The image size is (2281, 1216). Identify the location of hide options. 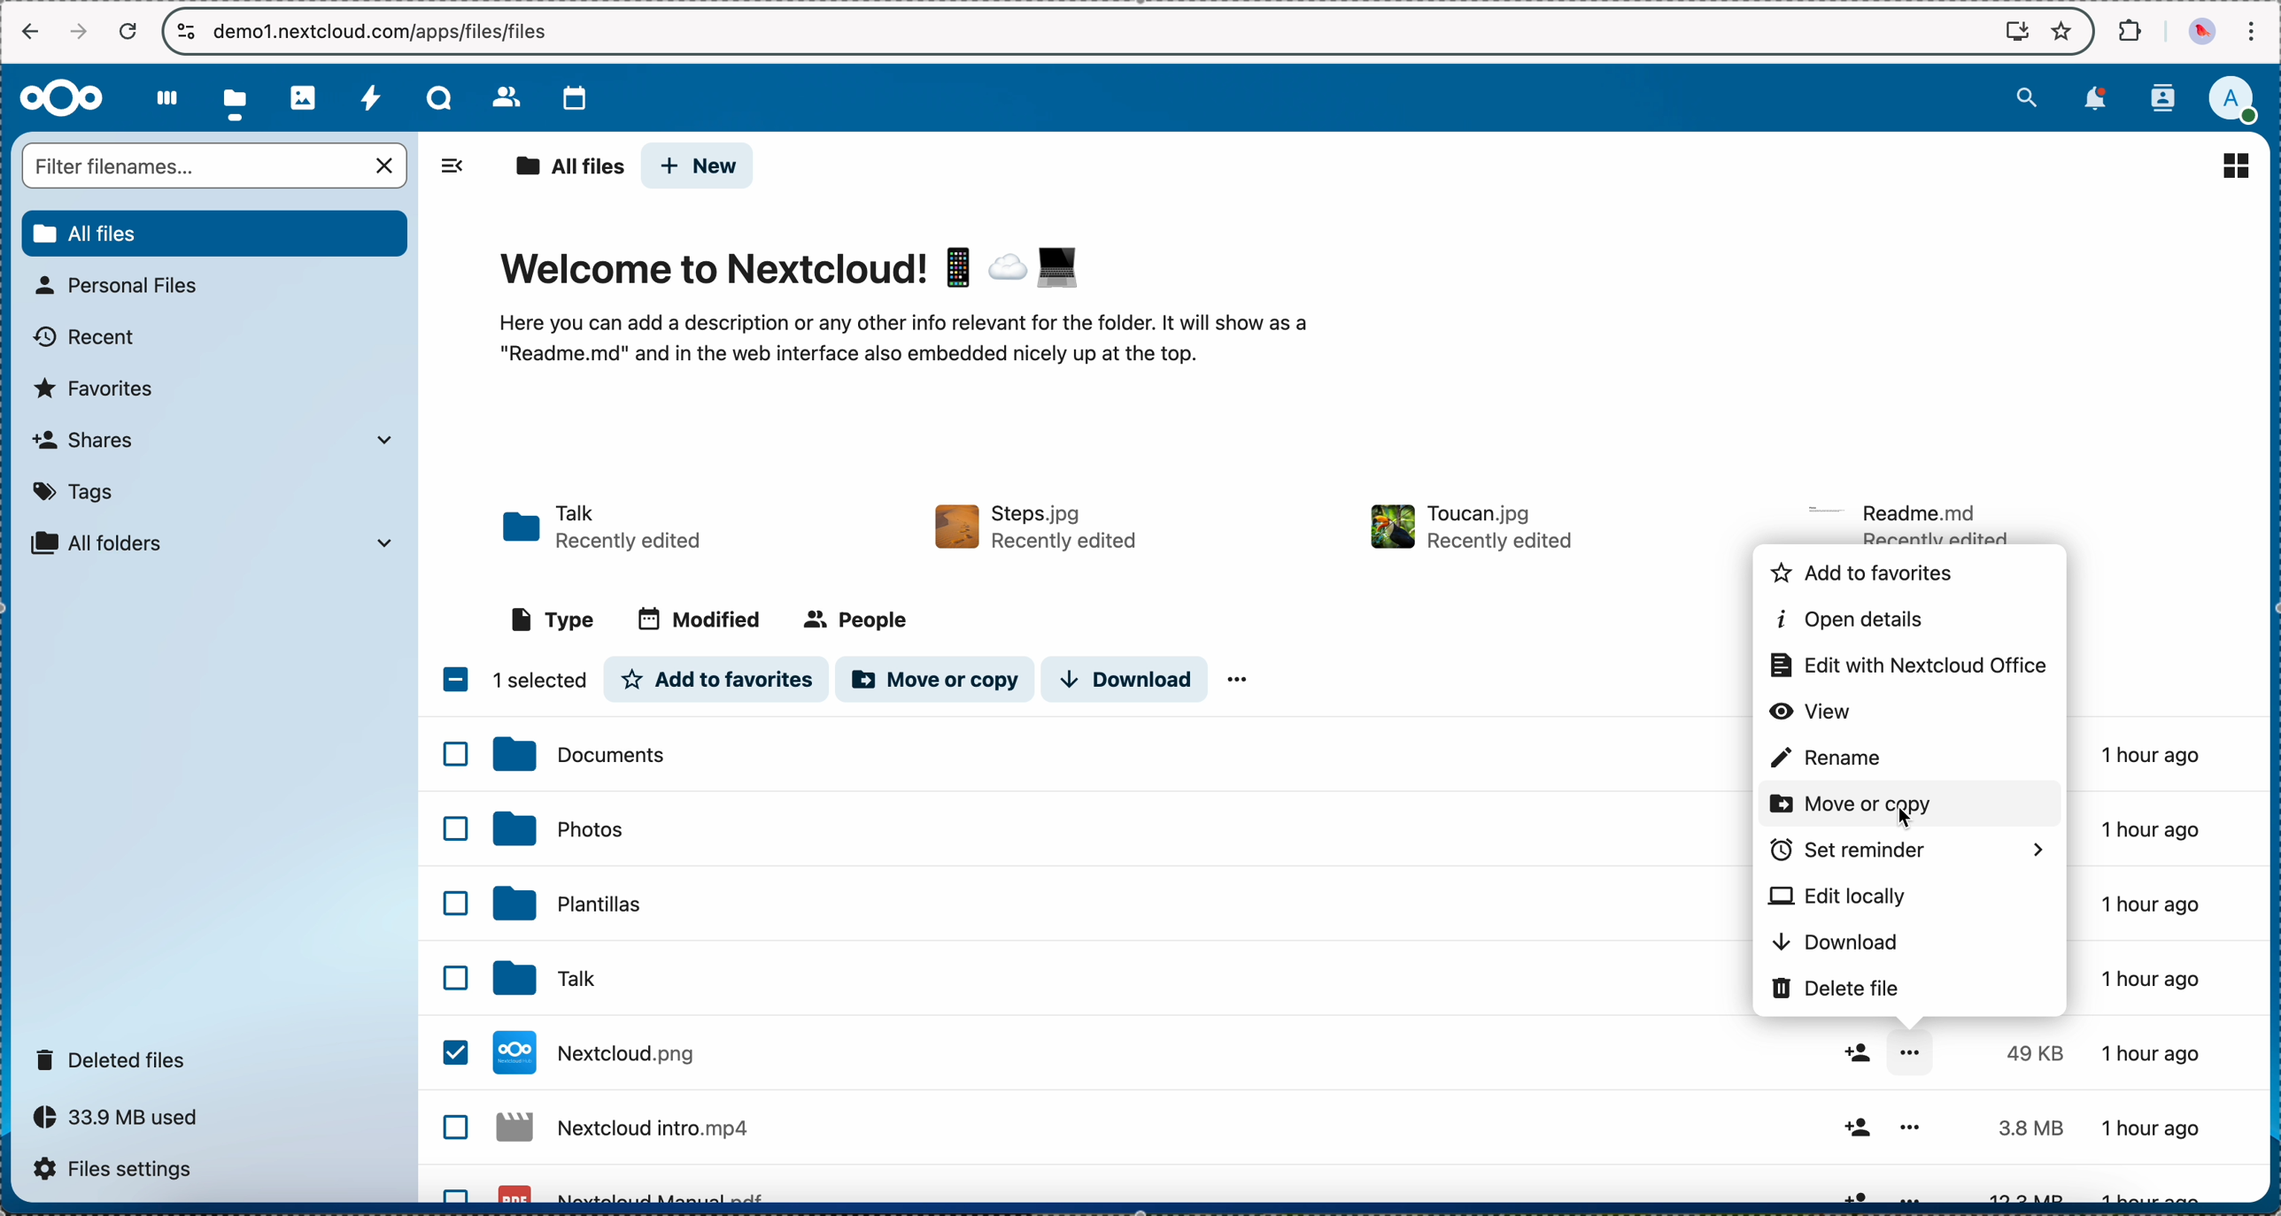
(460, 166).